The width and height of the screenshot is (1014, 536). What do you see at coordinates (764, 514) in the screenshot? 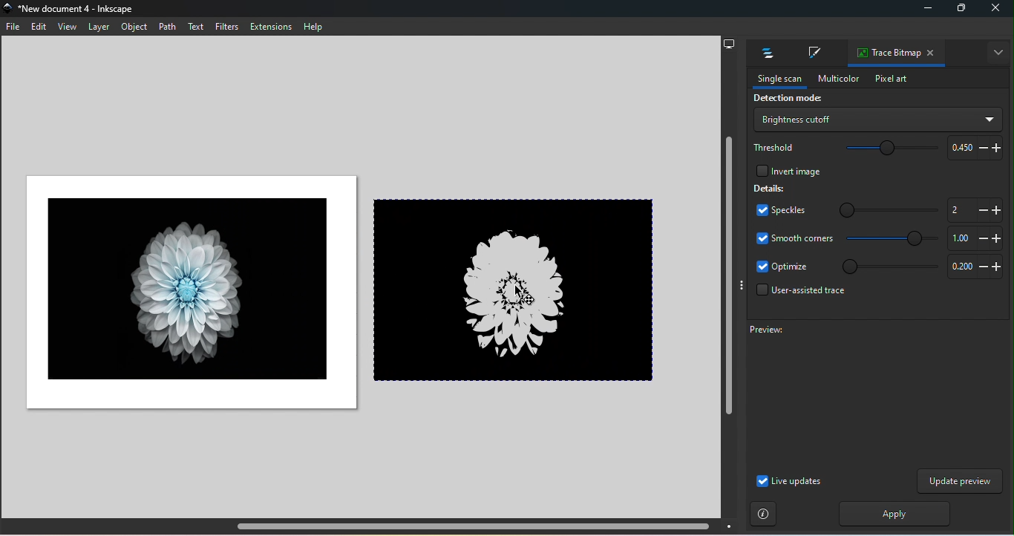
I see `Instructions` at bounding box center [764, 514].